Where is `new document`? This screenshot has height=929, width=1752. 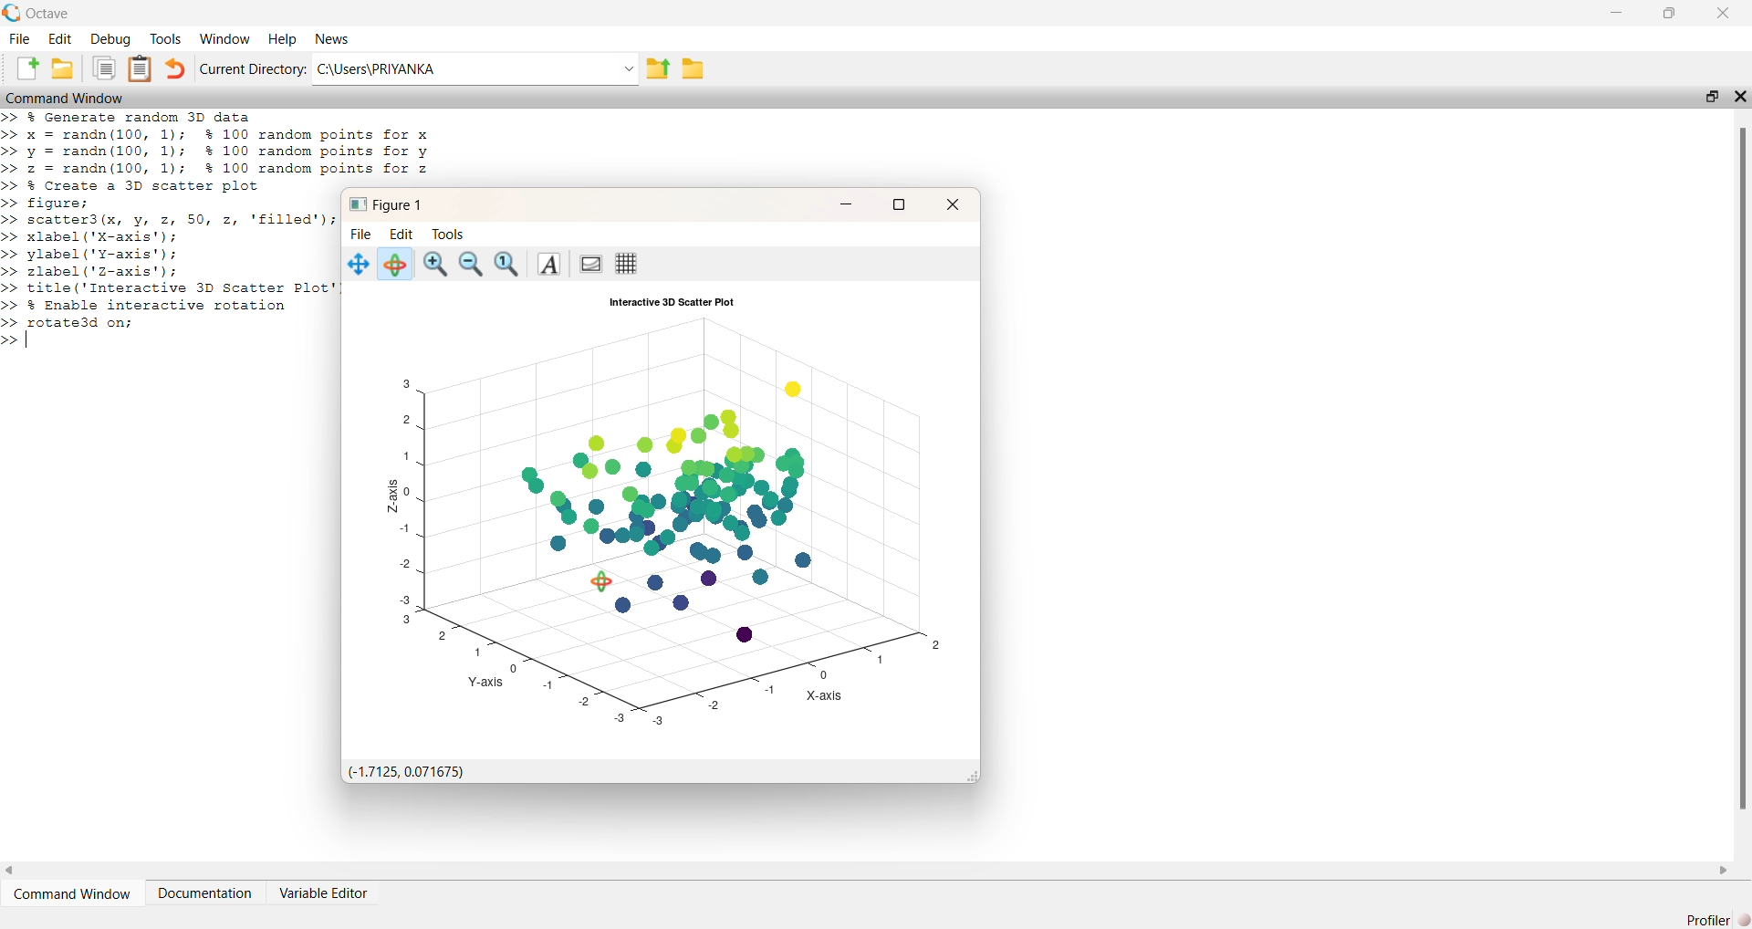 new document is located at coordinates (26, 68).